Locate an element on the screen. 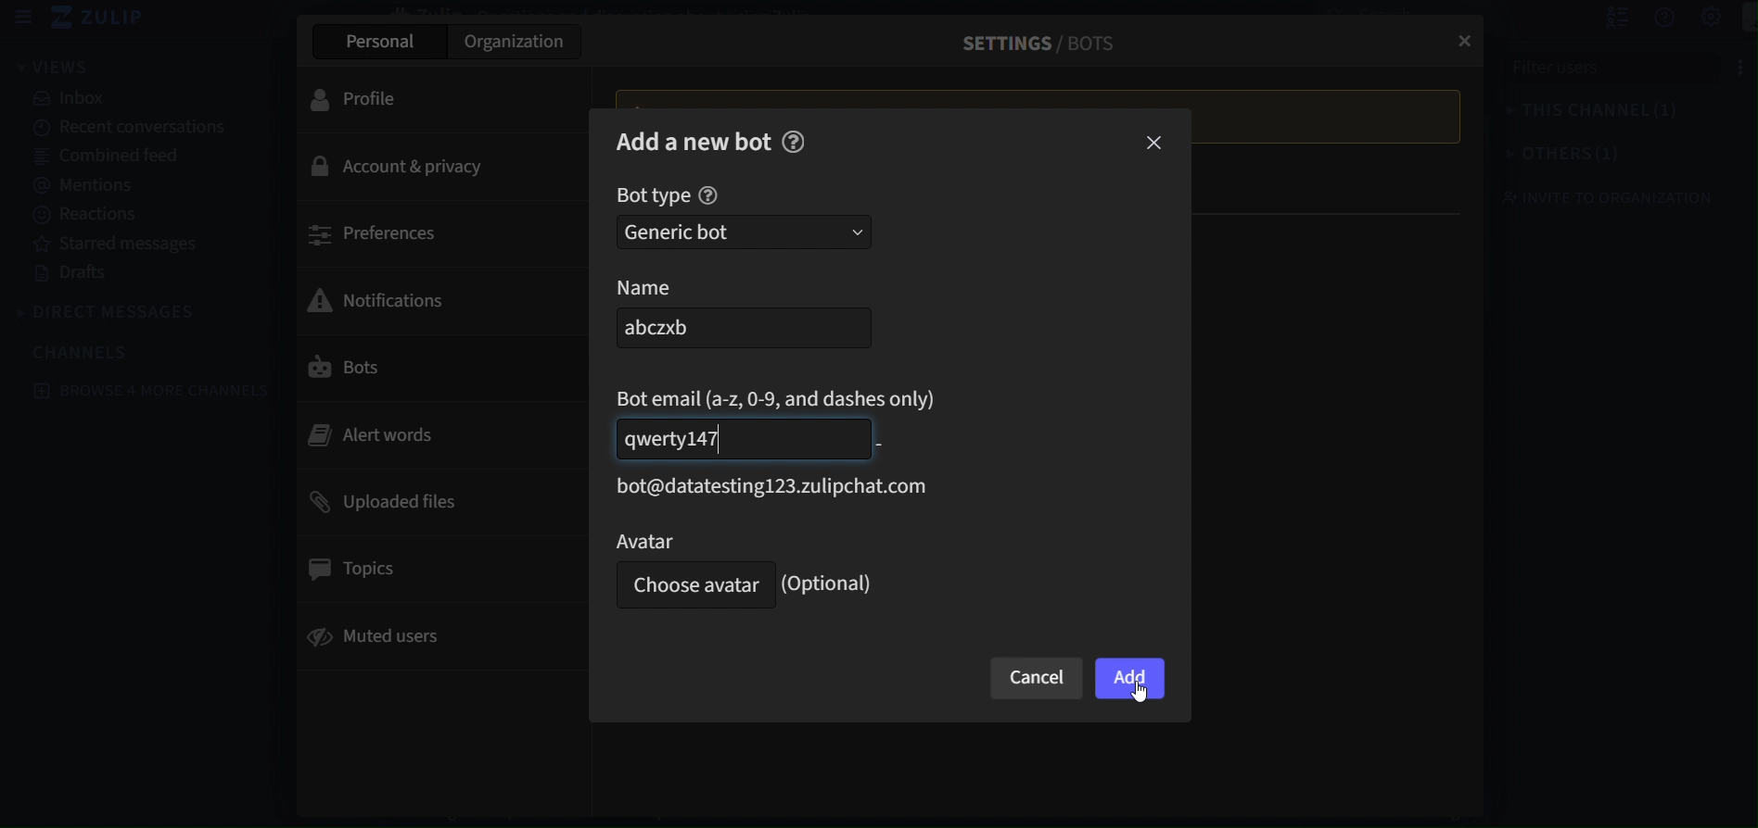 Image resolution: width=1758 pixels, height=828 pixels. view is located at coordinates (54, 66).